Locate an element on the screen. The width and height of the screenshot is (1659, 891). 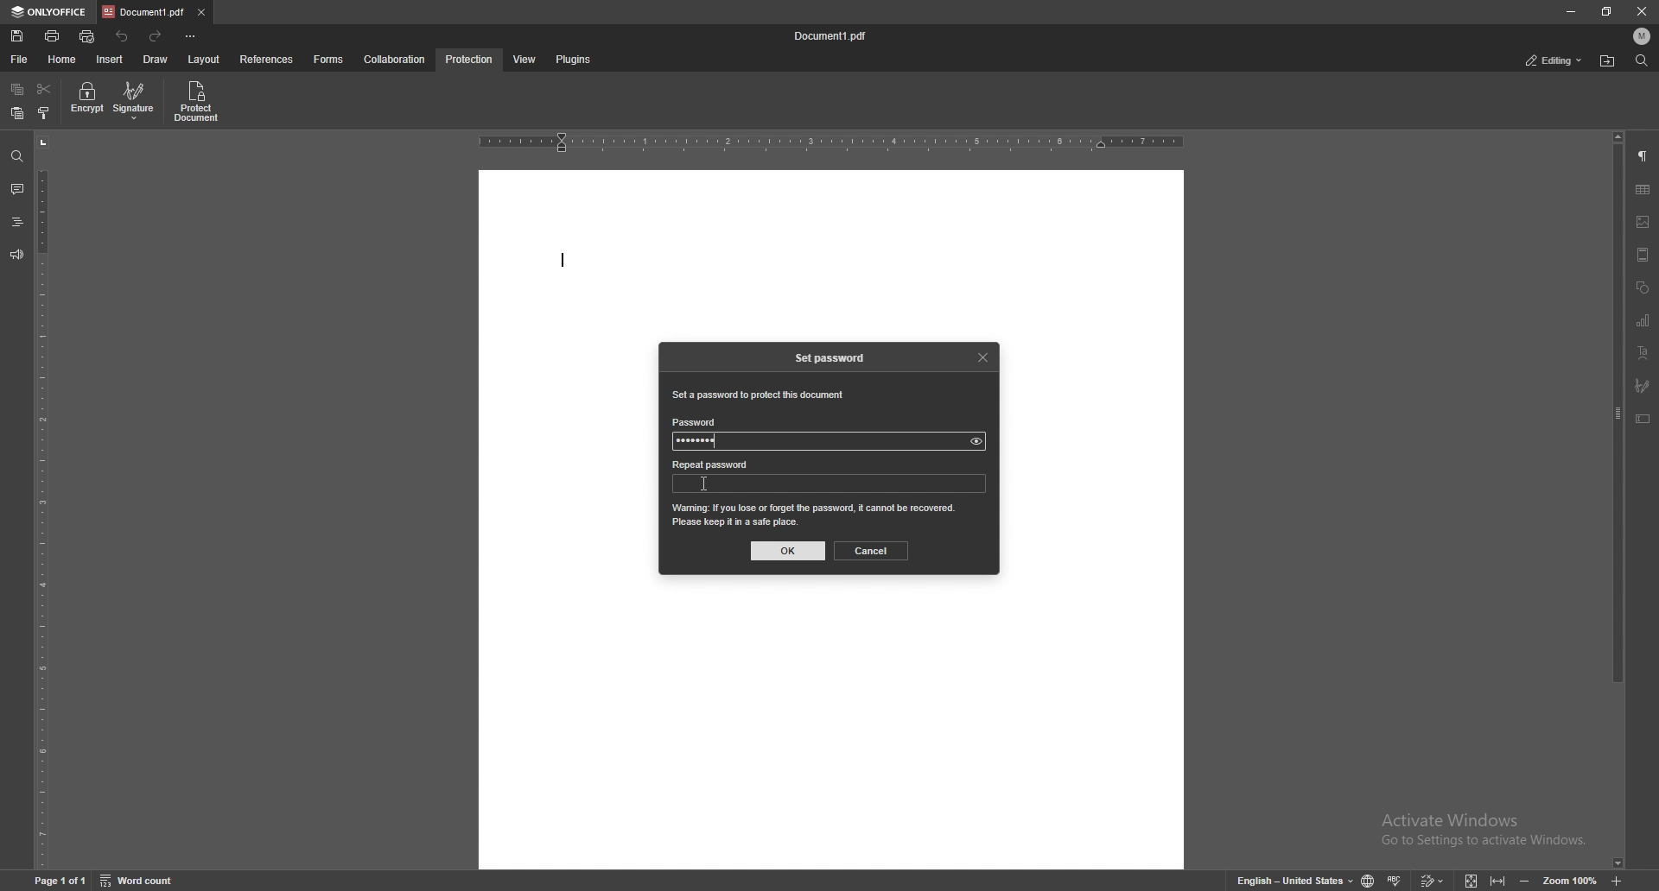
collaboration is located at coordinates (395, 59).